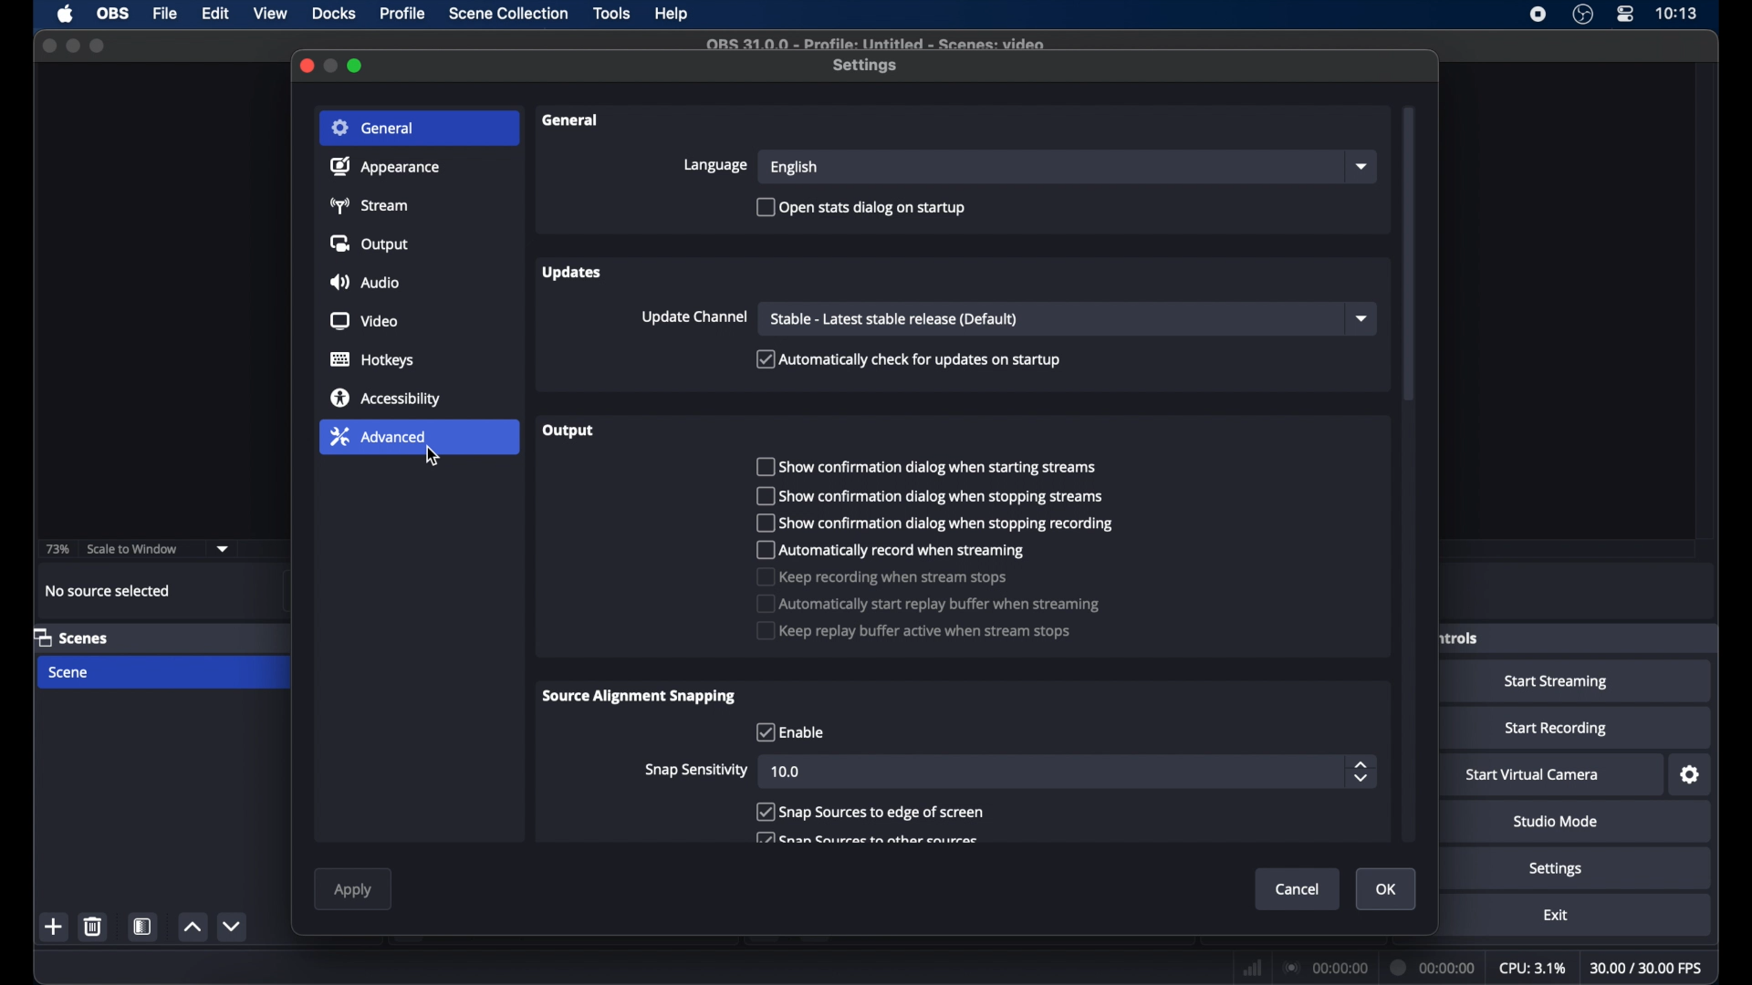 This screenshot has width=1752, height=985. Describe the element at coordinates (1692, 775) in the screenshot. I see `settings` at that location.